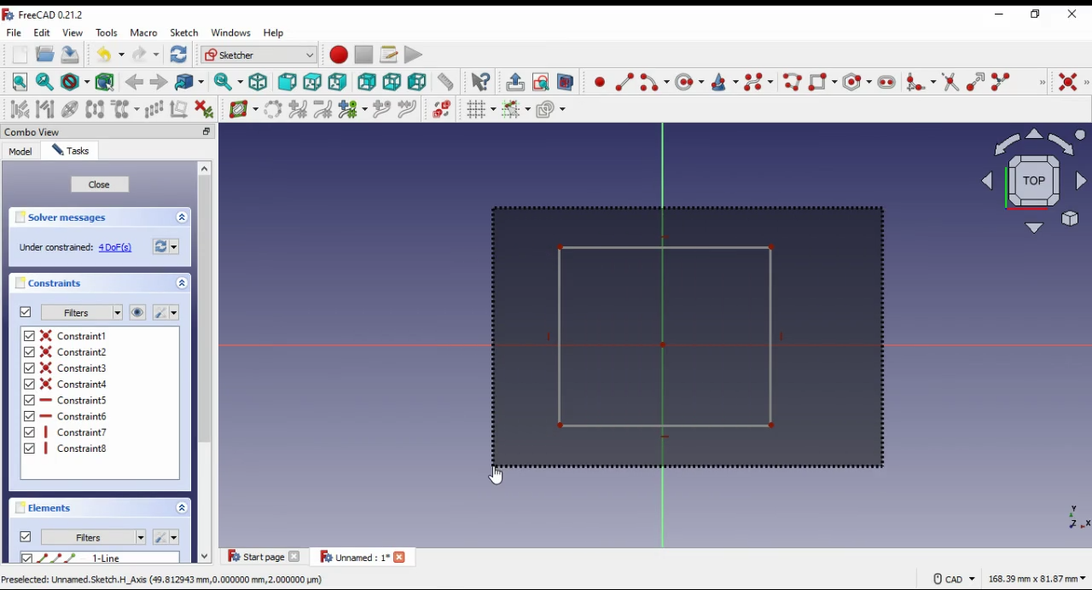  Describe the element at coordinates (185, 33) in the screenshot. I see `sketch` at that location.